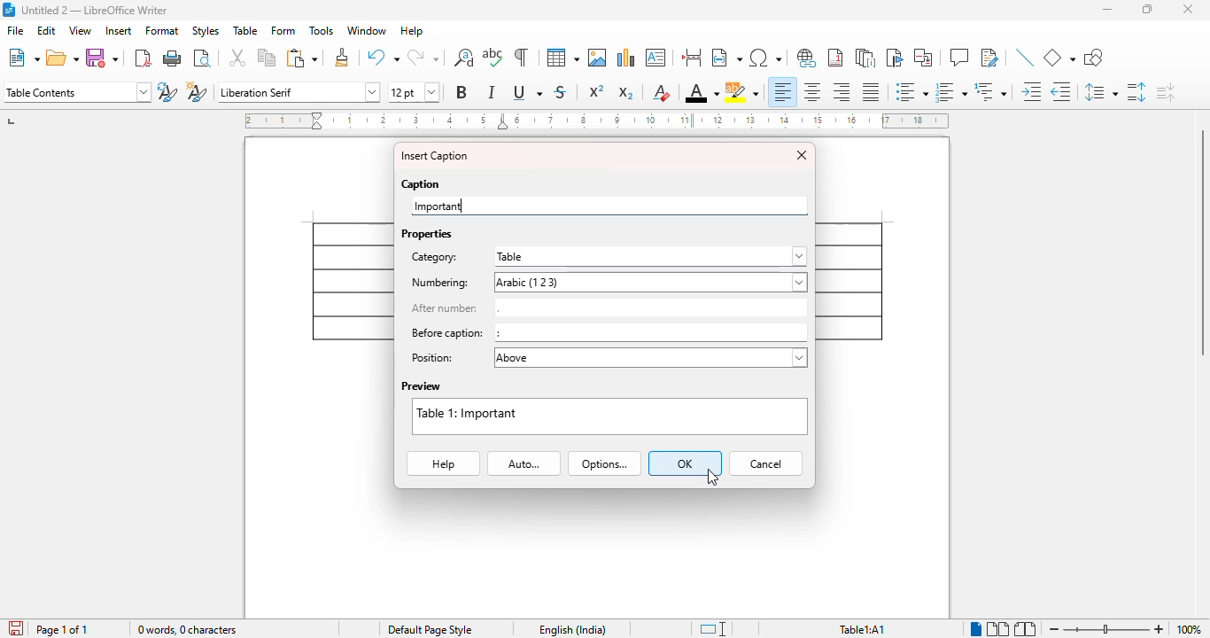 The height and width of the screenshot is (638, 1210). I want to click on spelling, so click(493, 57).